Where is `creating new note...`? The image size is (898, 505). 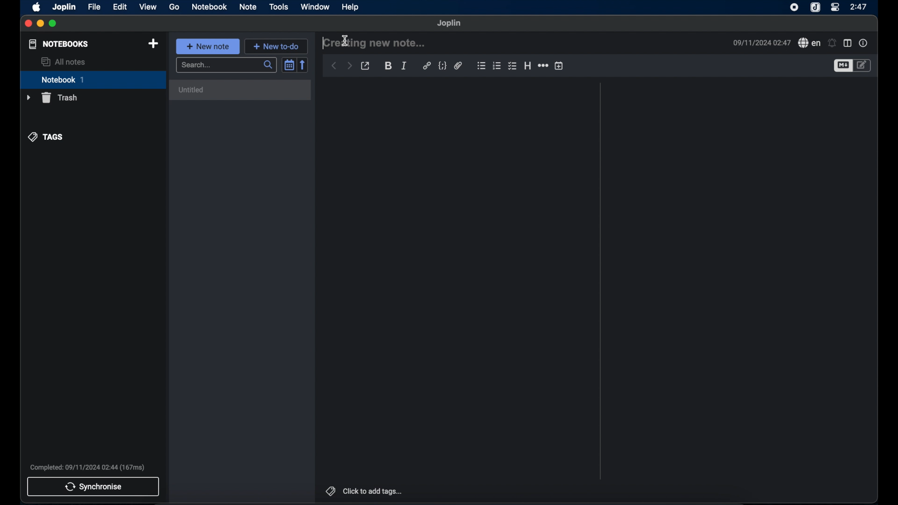
creating new note... is located at coordinates (376, 43).